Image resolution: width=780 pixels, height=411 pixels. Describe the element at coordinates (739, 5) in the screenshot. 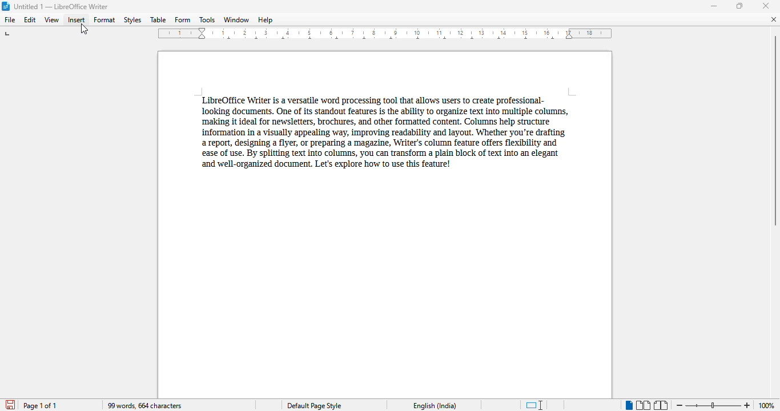

I see `maximize` at that location.